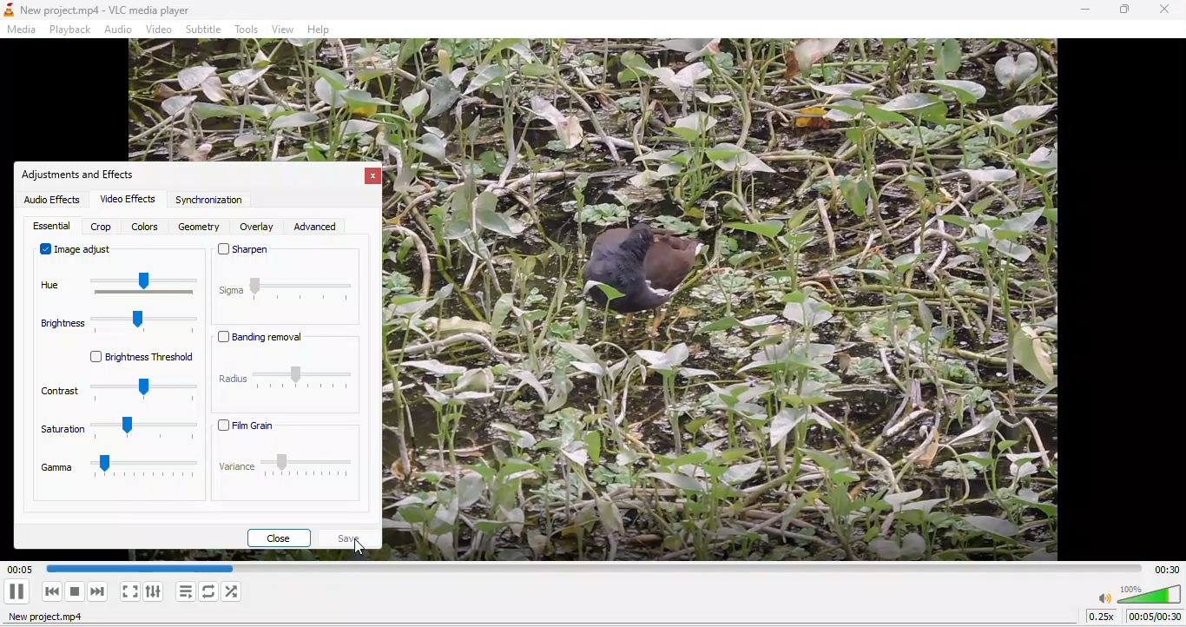 This screenshot has height=627, width=1186. What do you see at coordinates (155, 595) in the screenshot?
I see `show extended settings` at bounding box center [155, 595].